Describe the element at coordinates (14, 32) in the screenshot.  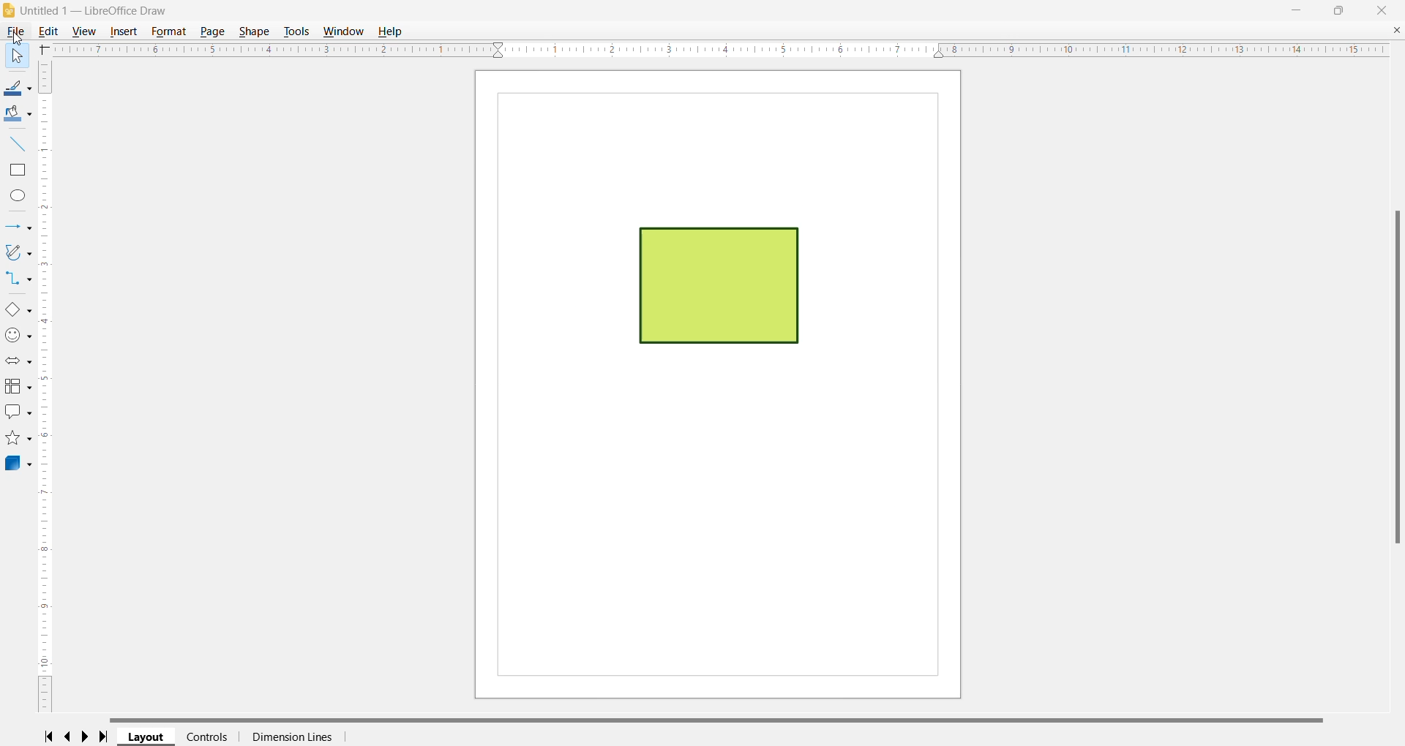
I see `File` at that location.